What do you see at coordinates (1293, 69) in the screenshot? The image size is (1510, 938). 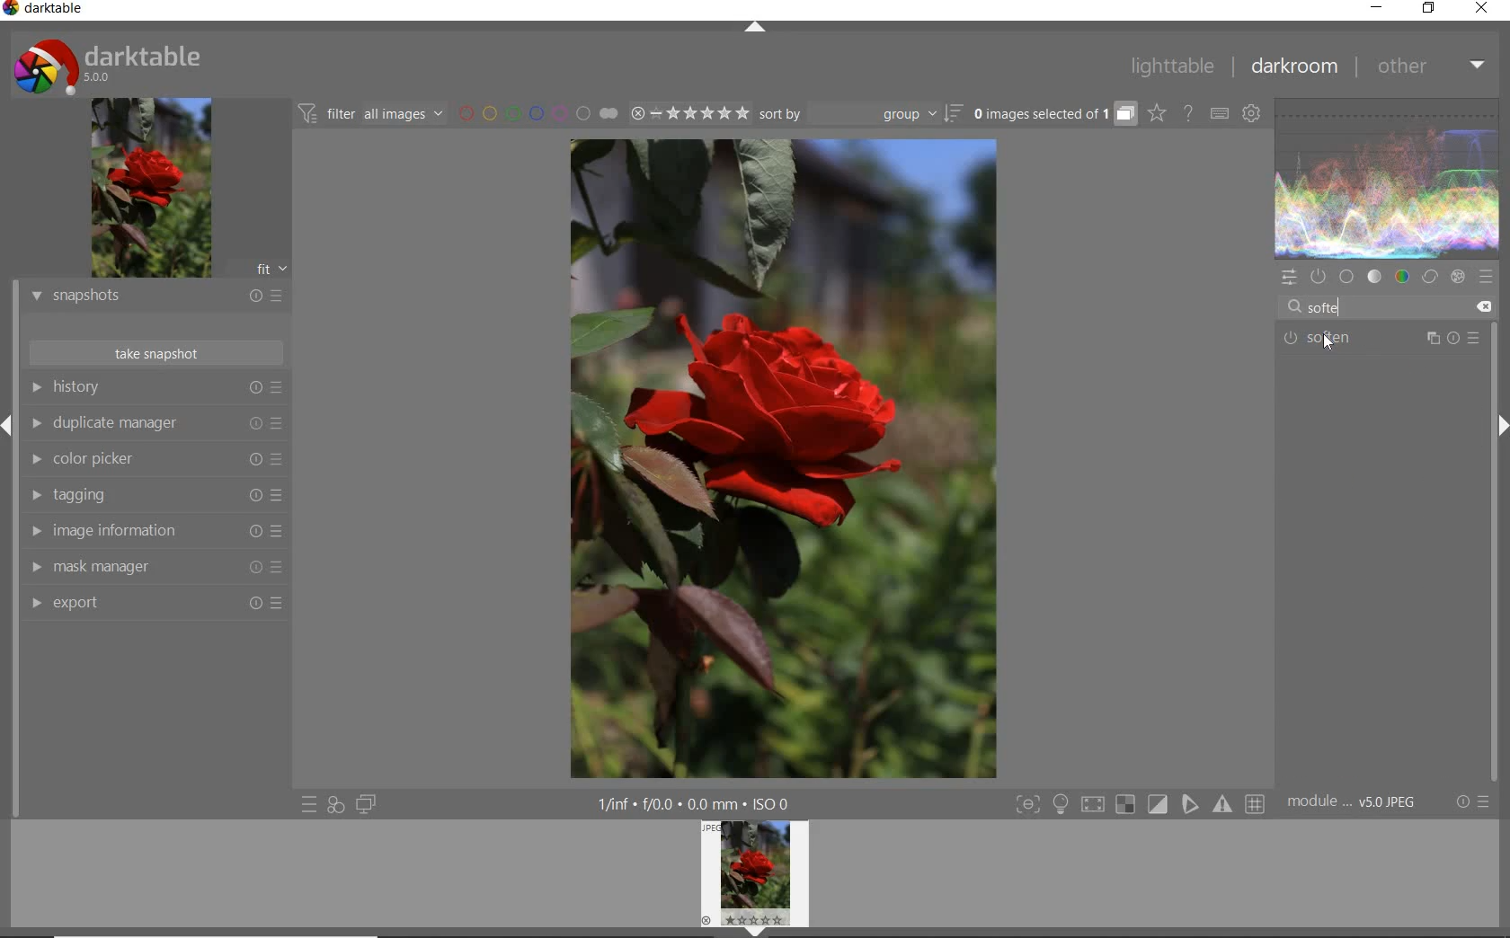 I see `darkroom` at bounding box center [1293, 69].